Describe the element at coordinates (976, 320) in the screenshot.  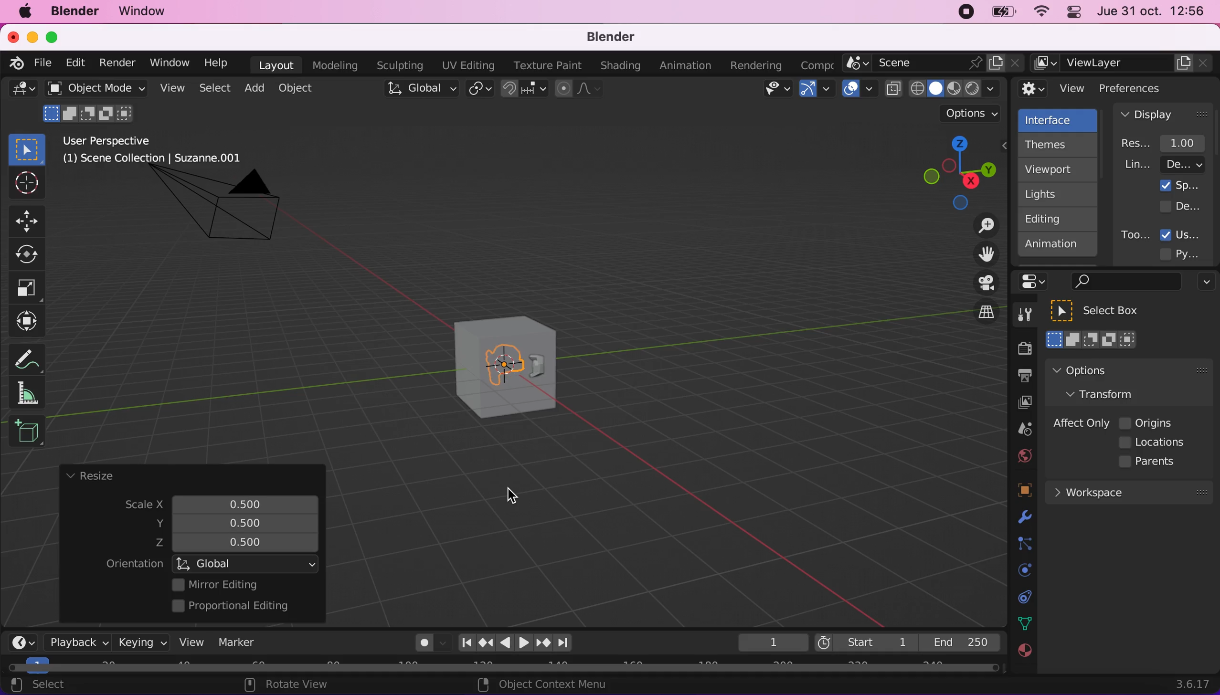
I see `switch the current view` at that location.